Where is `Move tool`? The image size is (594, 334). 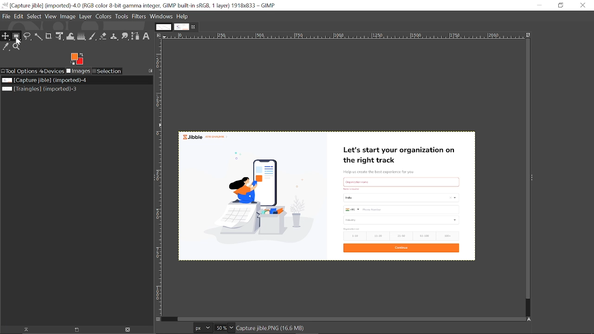 Move tool is located at coordinates (6, 36).